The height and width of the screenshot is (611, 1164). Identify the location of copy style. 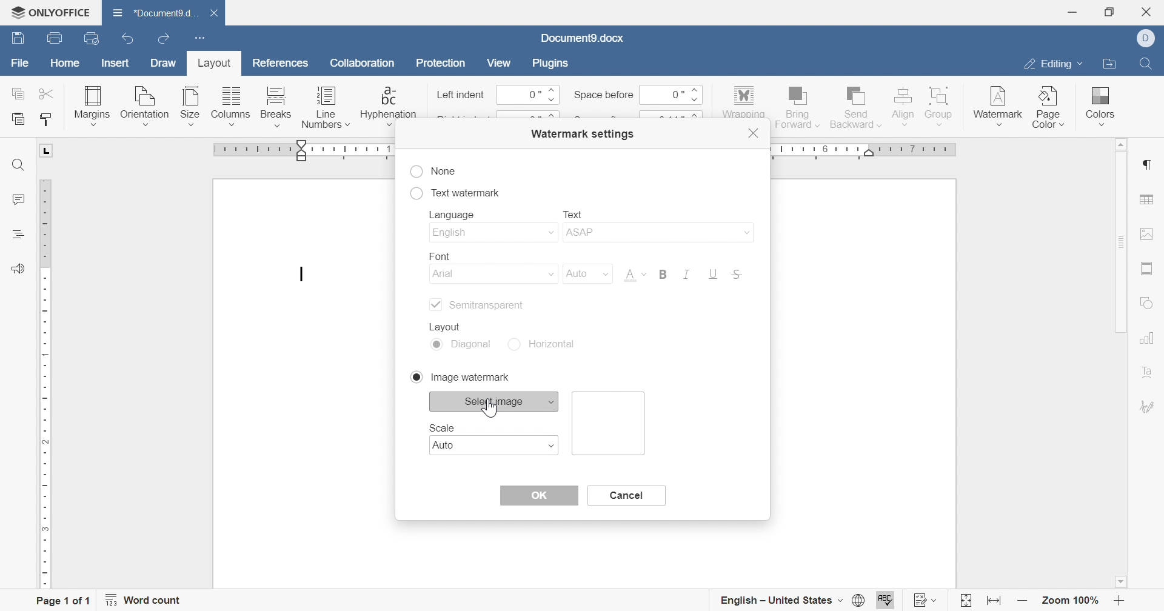
(47, 119).